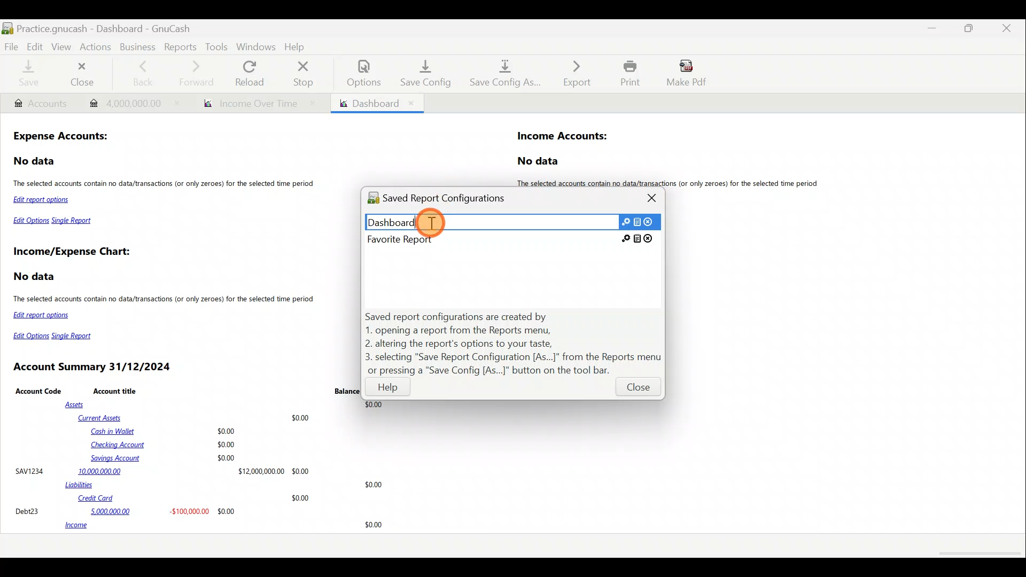  I want to click on Actions, so click(98, 50).